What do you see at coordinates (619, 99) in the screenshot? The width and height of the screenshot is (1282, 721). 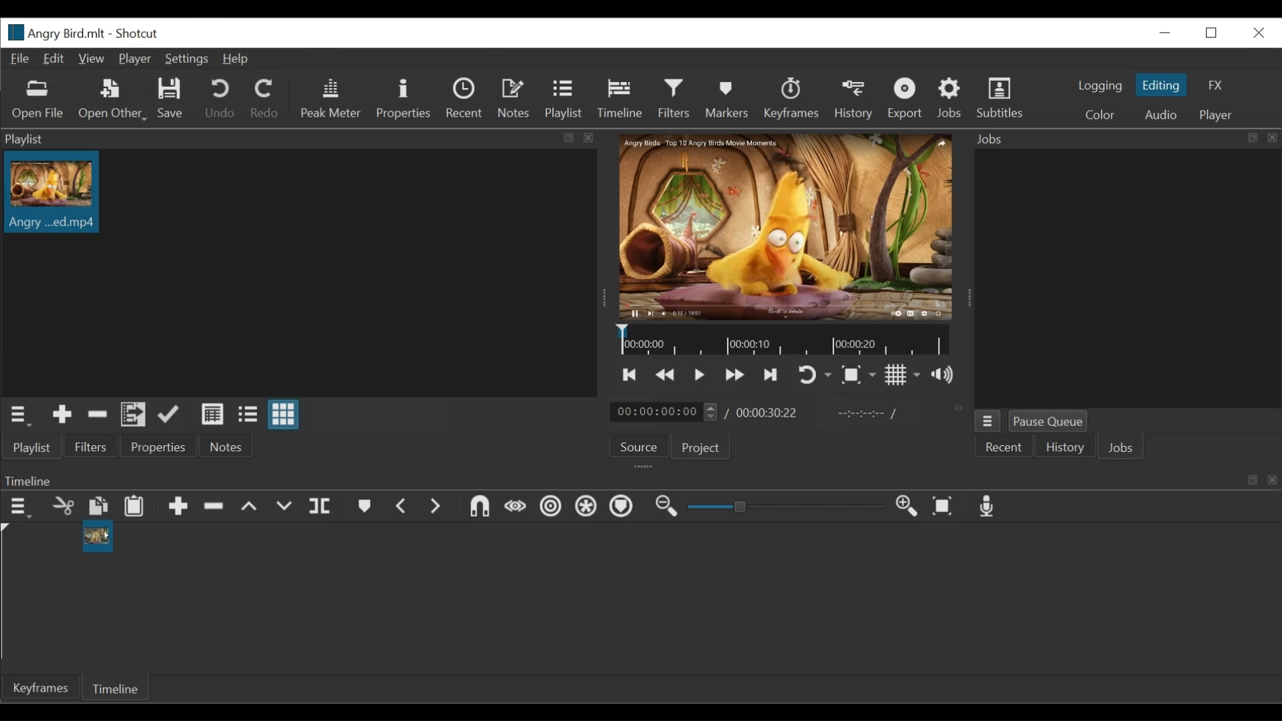 I see `Timeline` at bounding box center [619, 99].